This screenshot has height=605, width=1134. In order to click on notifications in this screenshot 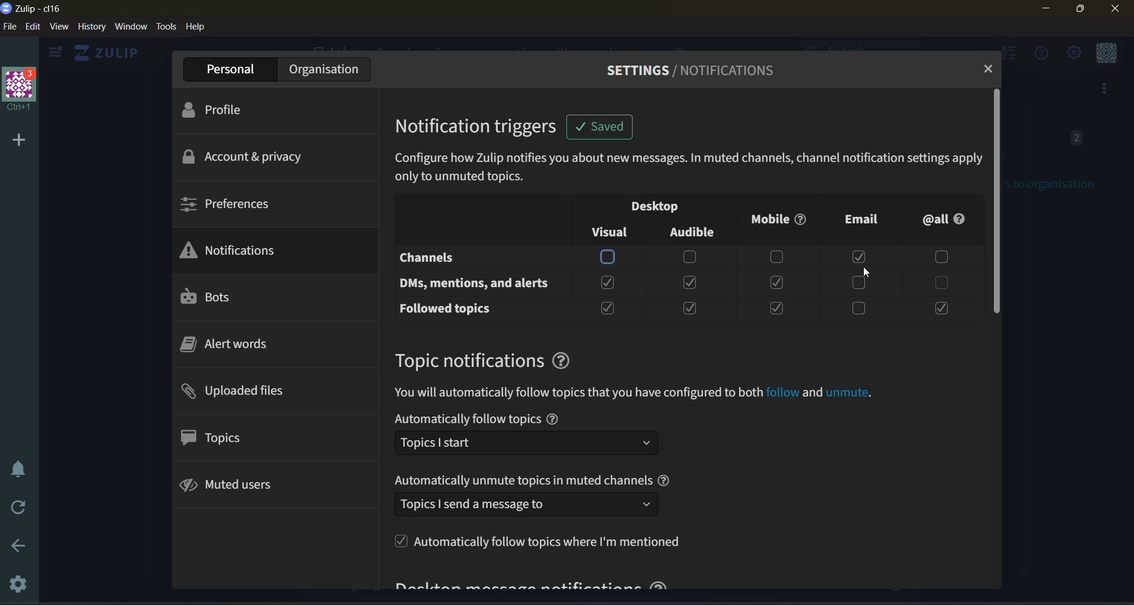, I will do `click(238, 251)`.